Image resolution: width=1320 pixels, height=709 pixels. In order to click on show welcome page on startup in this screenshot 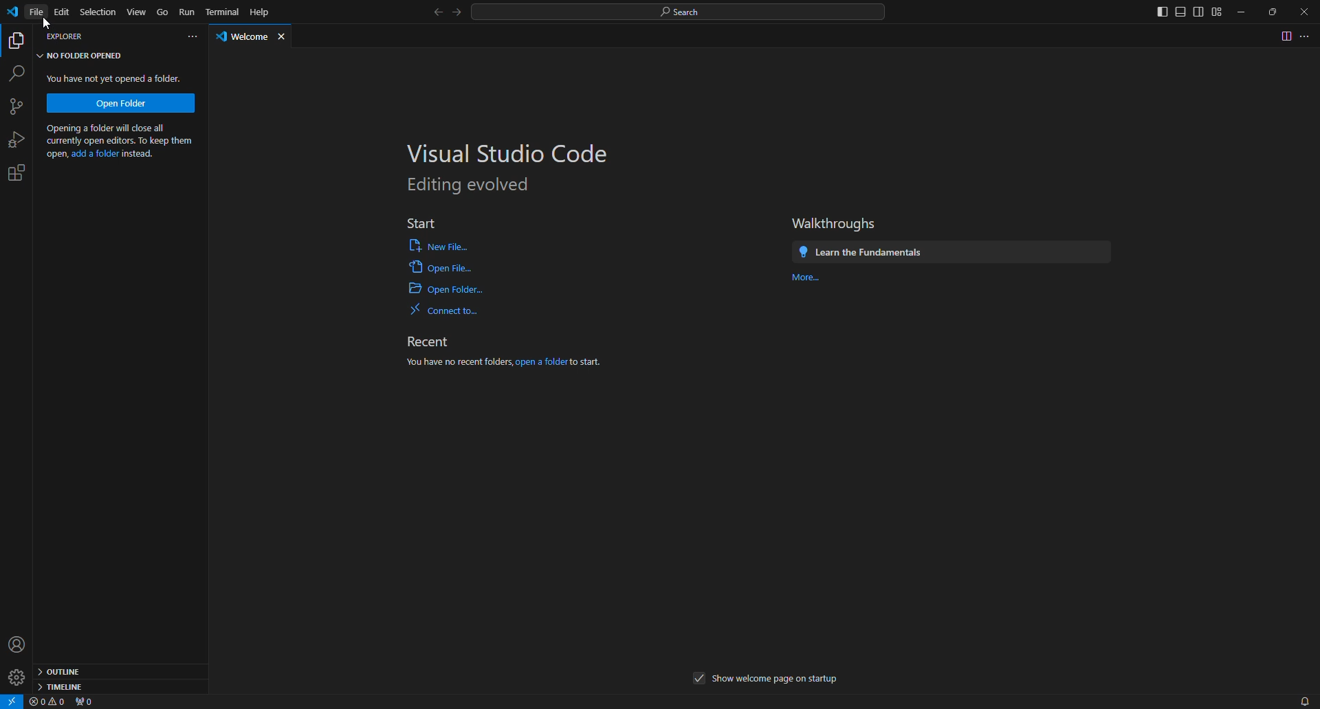, I will do `click(777, 680)`.